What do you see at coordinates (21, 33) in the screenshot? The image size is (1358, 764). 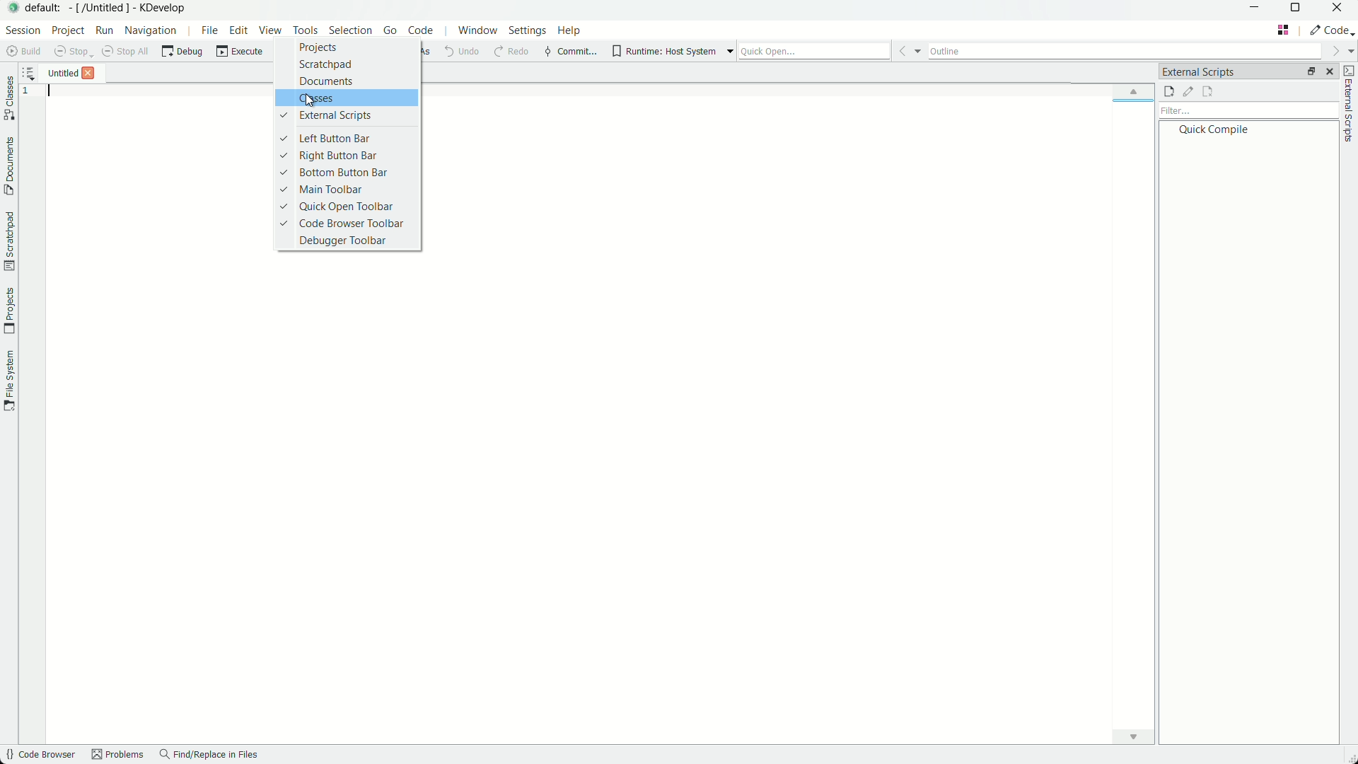 I see `section` at bounding box center [21, 33].